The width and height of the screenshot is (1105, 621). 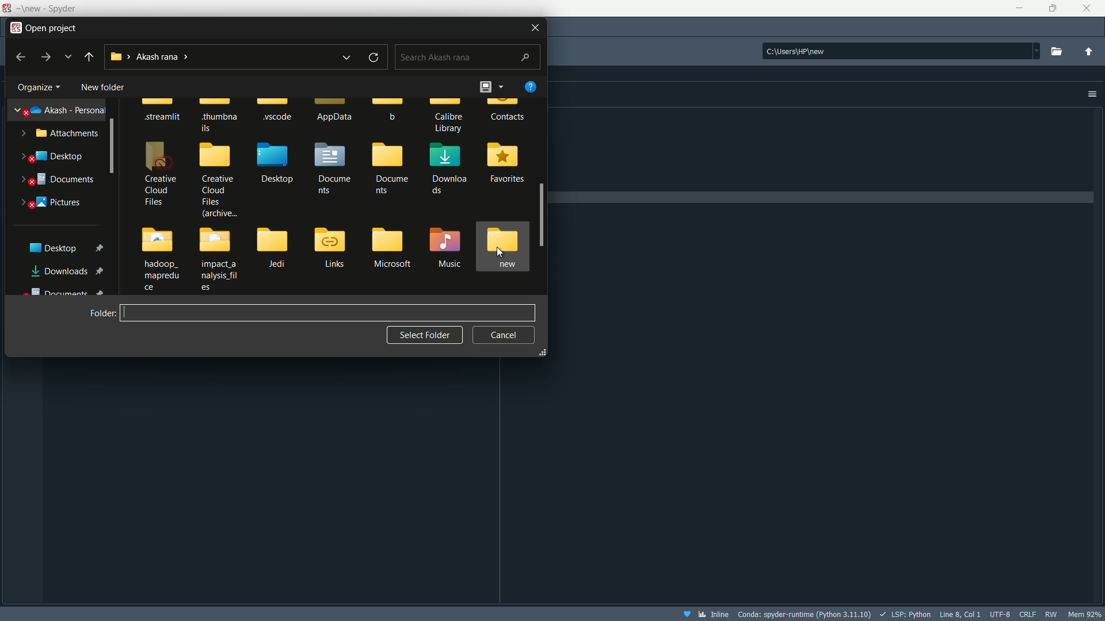 I want to click on organize, so click(x=37, y=89).